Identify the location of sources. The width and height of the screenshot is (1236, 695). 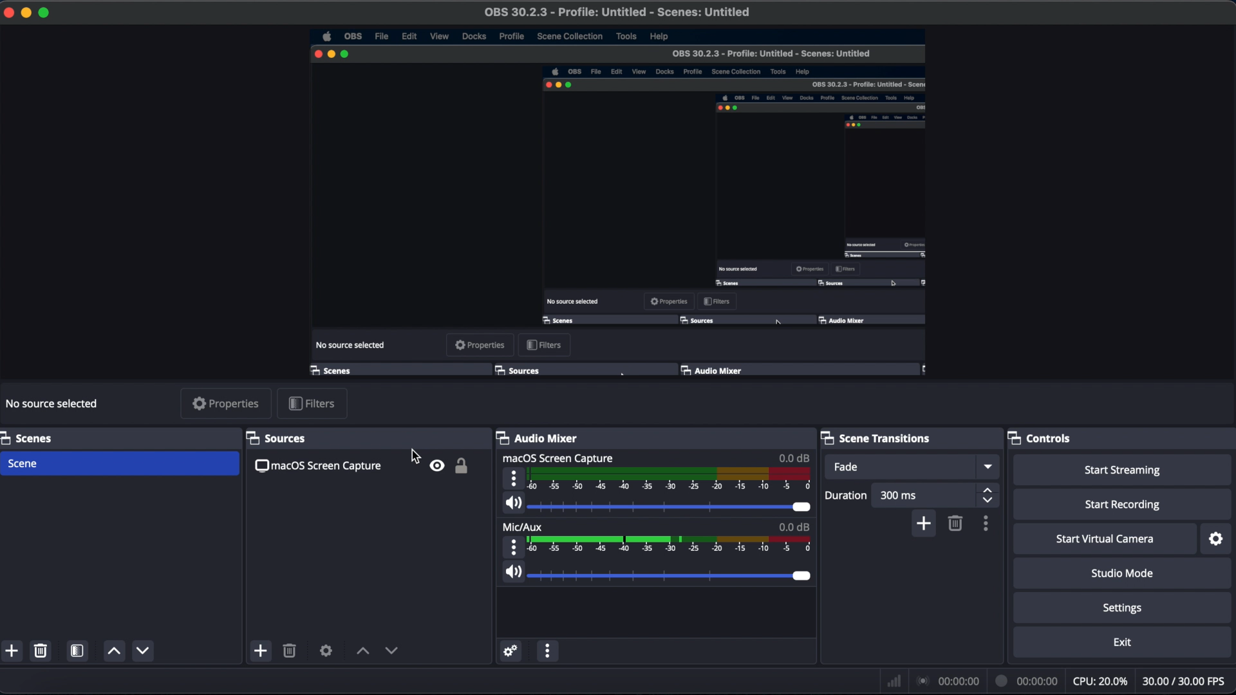
(274, 438).